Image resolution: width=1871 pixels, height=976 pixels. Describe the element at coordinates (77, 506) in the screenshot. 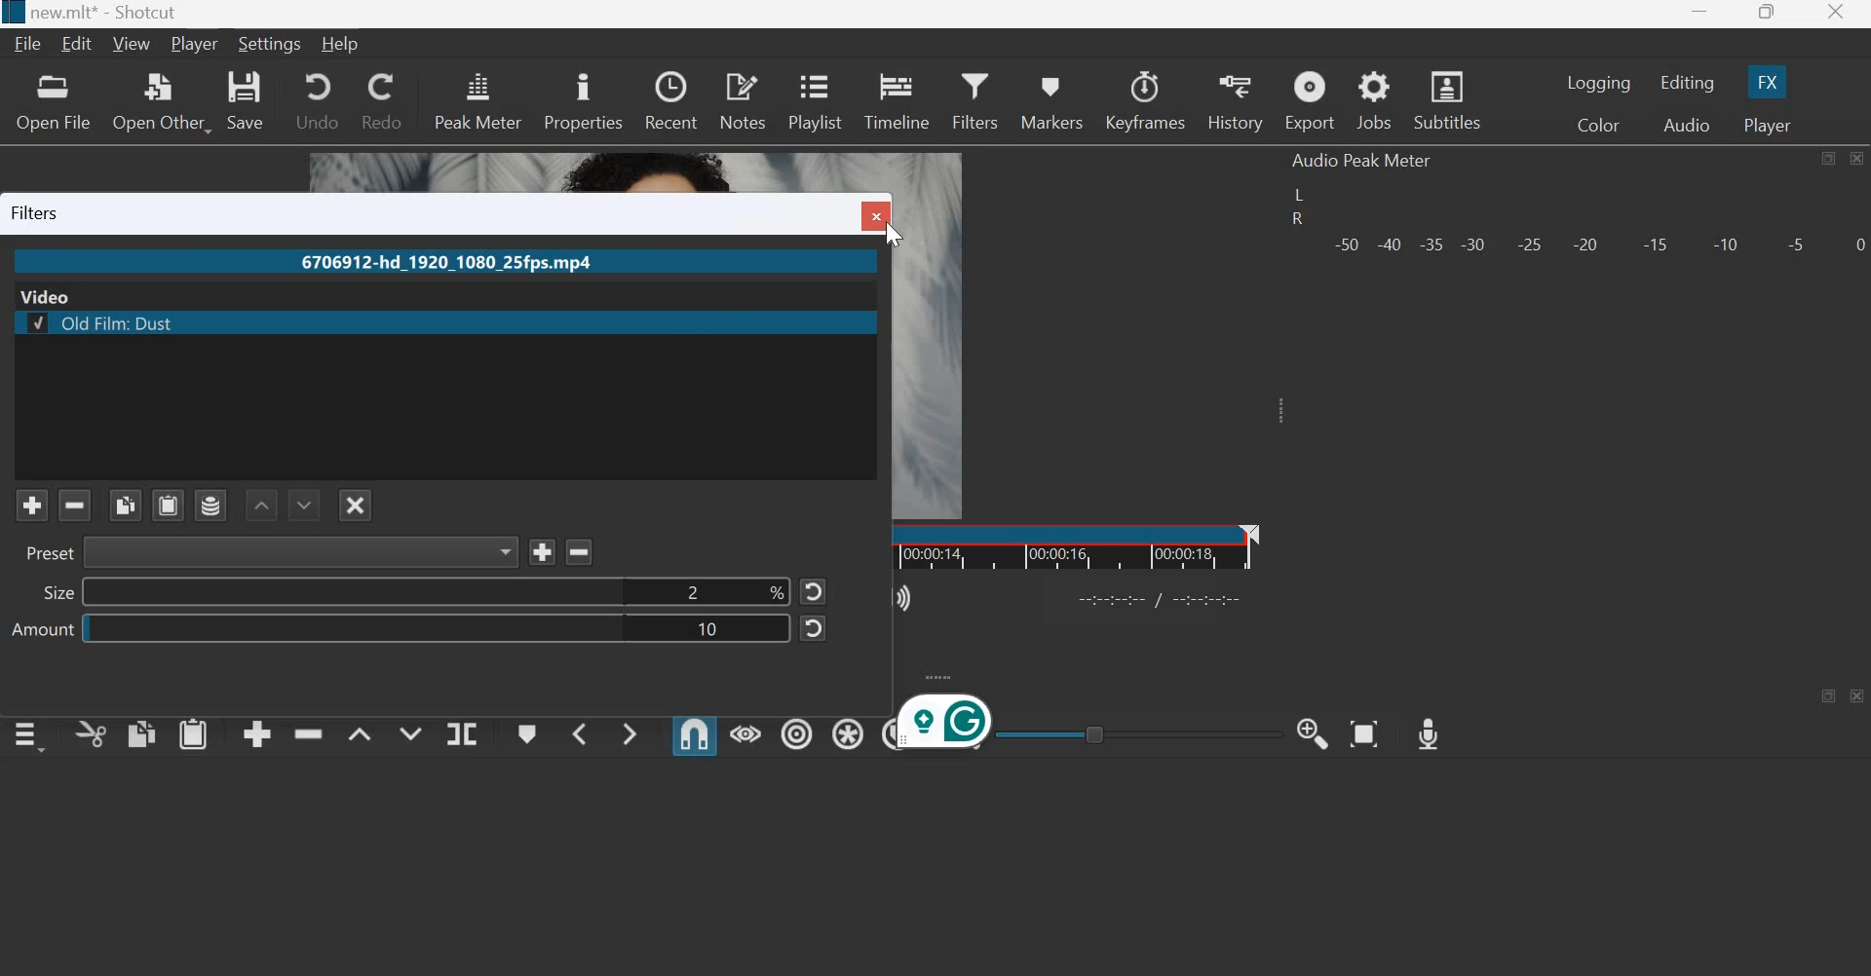

I see `Remove selected filter` at that location.